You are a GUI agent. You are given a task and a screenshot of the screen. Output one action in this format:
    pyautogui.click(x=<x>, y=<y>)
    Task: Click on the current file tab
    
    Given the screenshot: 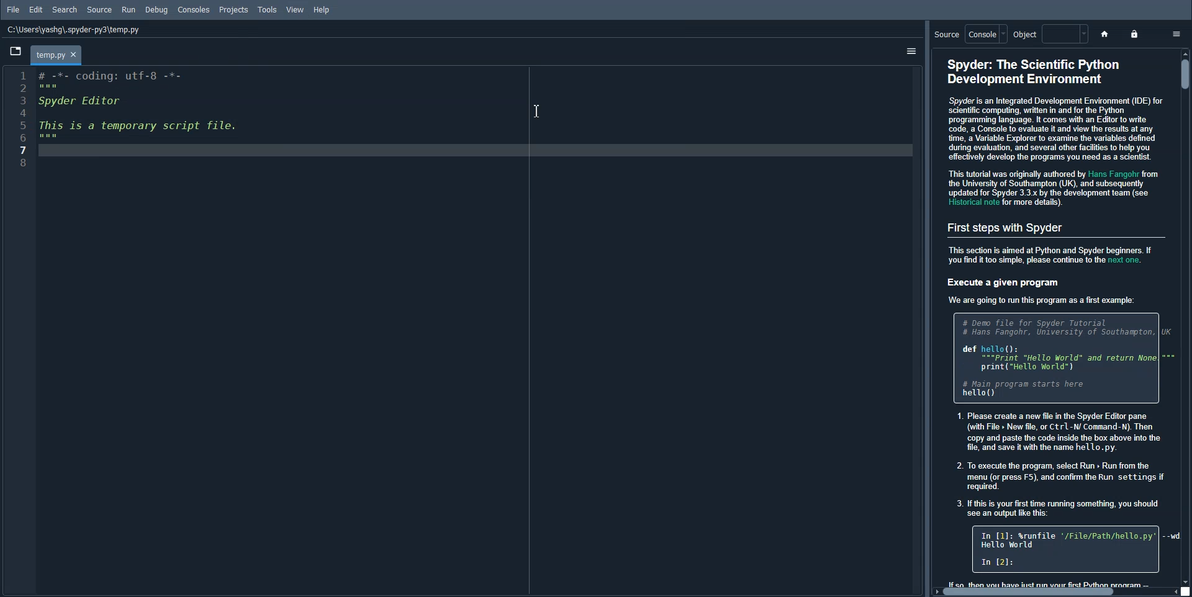 What is the action you would take?
    pyautogui.click(x=58, y=54)
    